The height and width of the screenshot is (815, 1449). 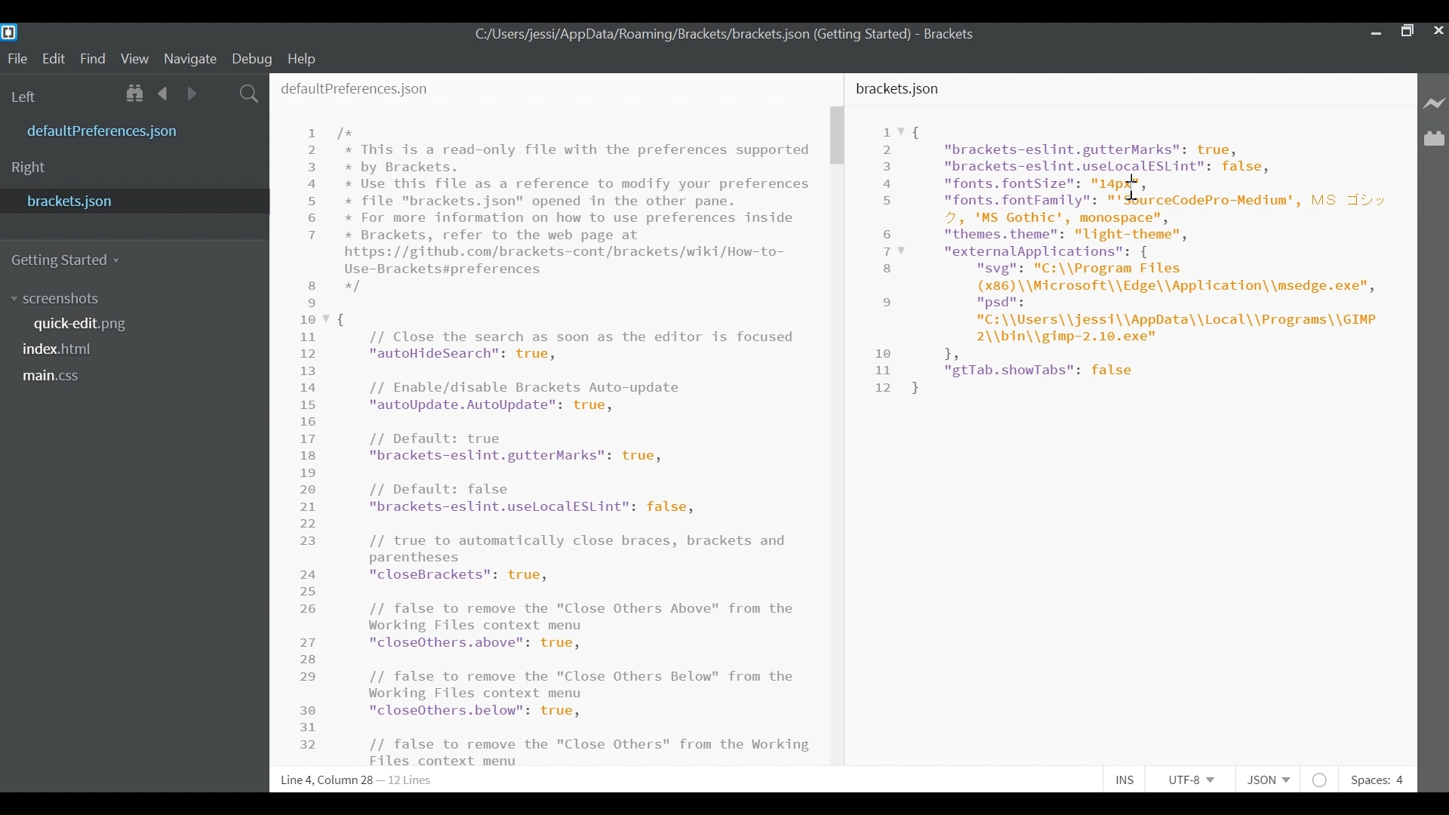 What do you see at coordinates (58, 377) in the screenshot?
I see `main.css` at bounding box center [58, 377].